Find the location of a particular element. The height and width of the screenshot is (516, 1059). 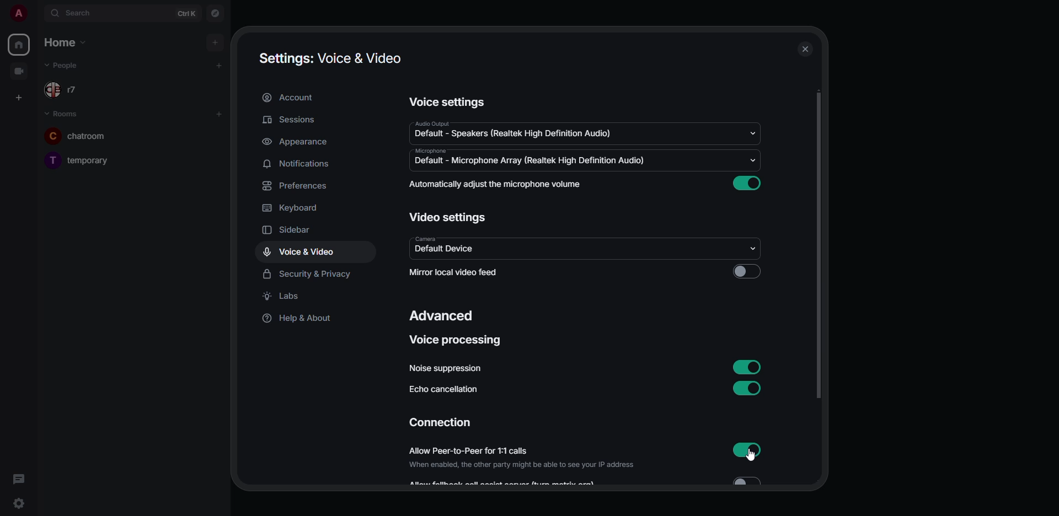

video room is located at coordinates (19, 71).